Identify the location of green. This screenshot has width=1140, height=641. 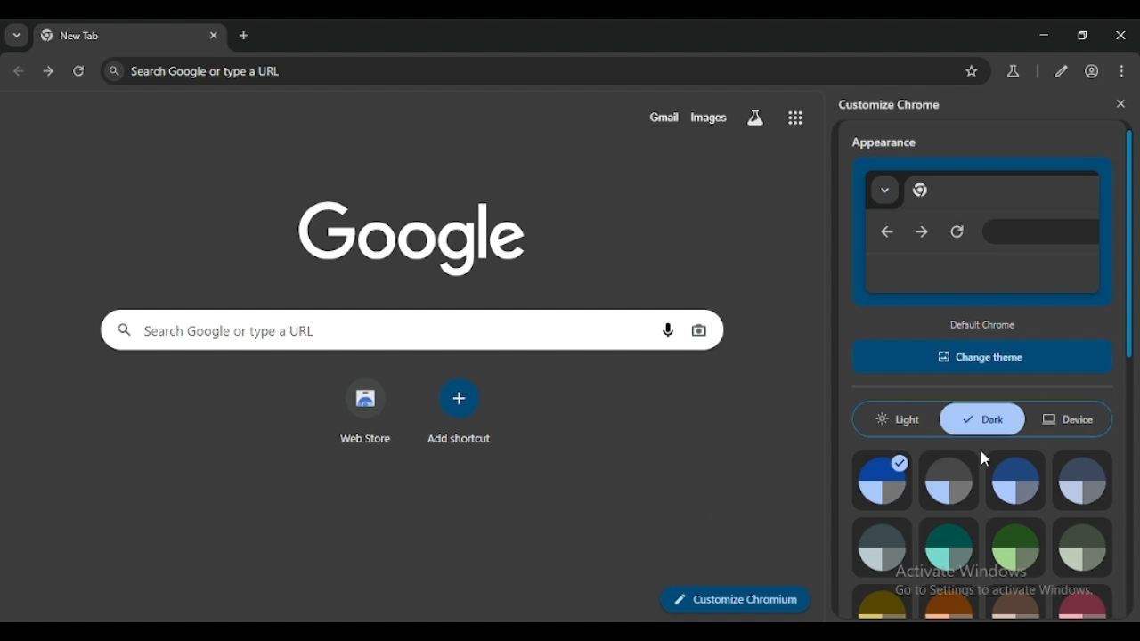
(1014, 548).